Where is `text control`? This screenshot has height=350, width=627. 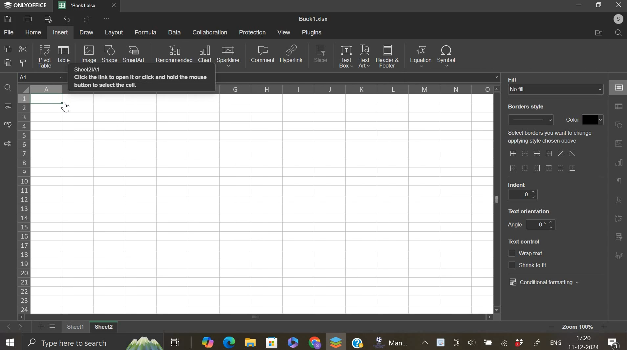
text control is located at coordinates (528, 259).